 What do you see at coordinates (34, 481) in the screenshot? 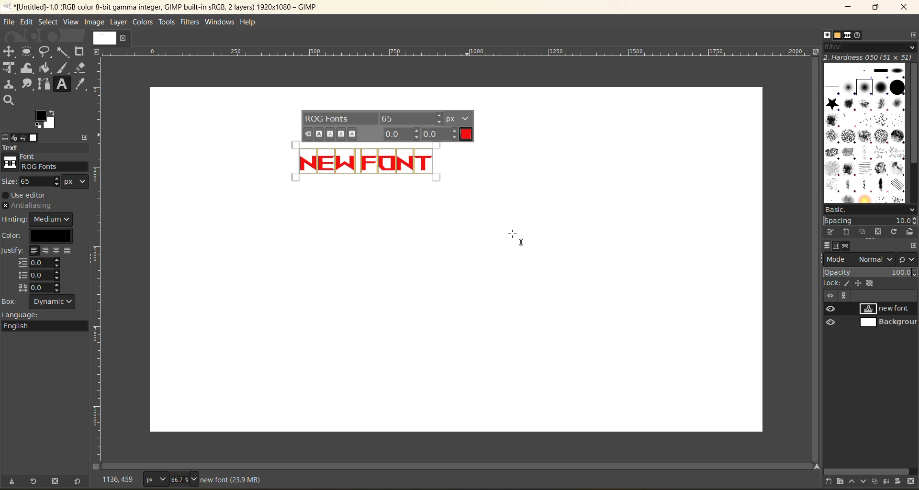
I see `restore tool preset` at bounding box center [34, 481].